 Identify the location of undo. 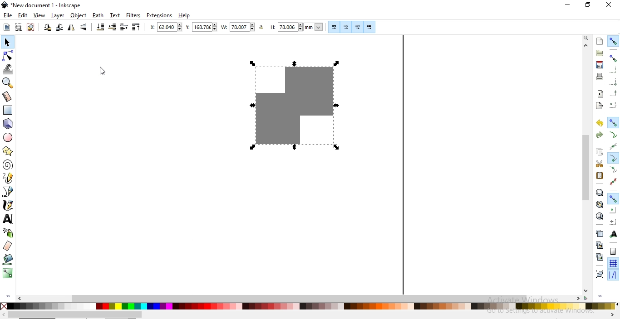
(600, 123).